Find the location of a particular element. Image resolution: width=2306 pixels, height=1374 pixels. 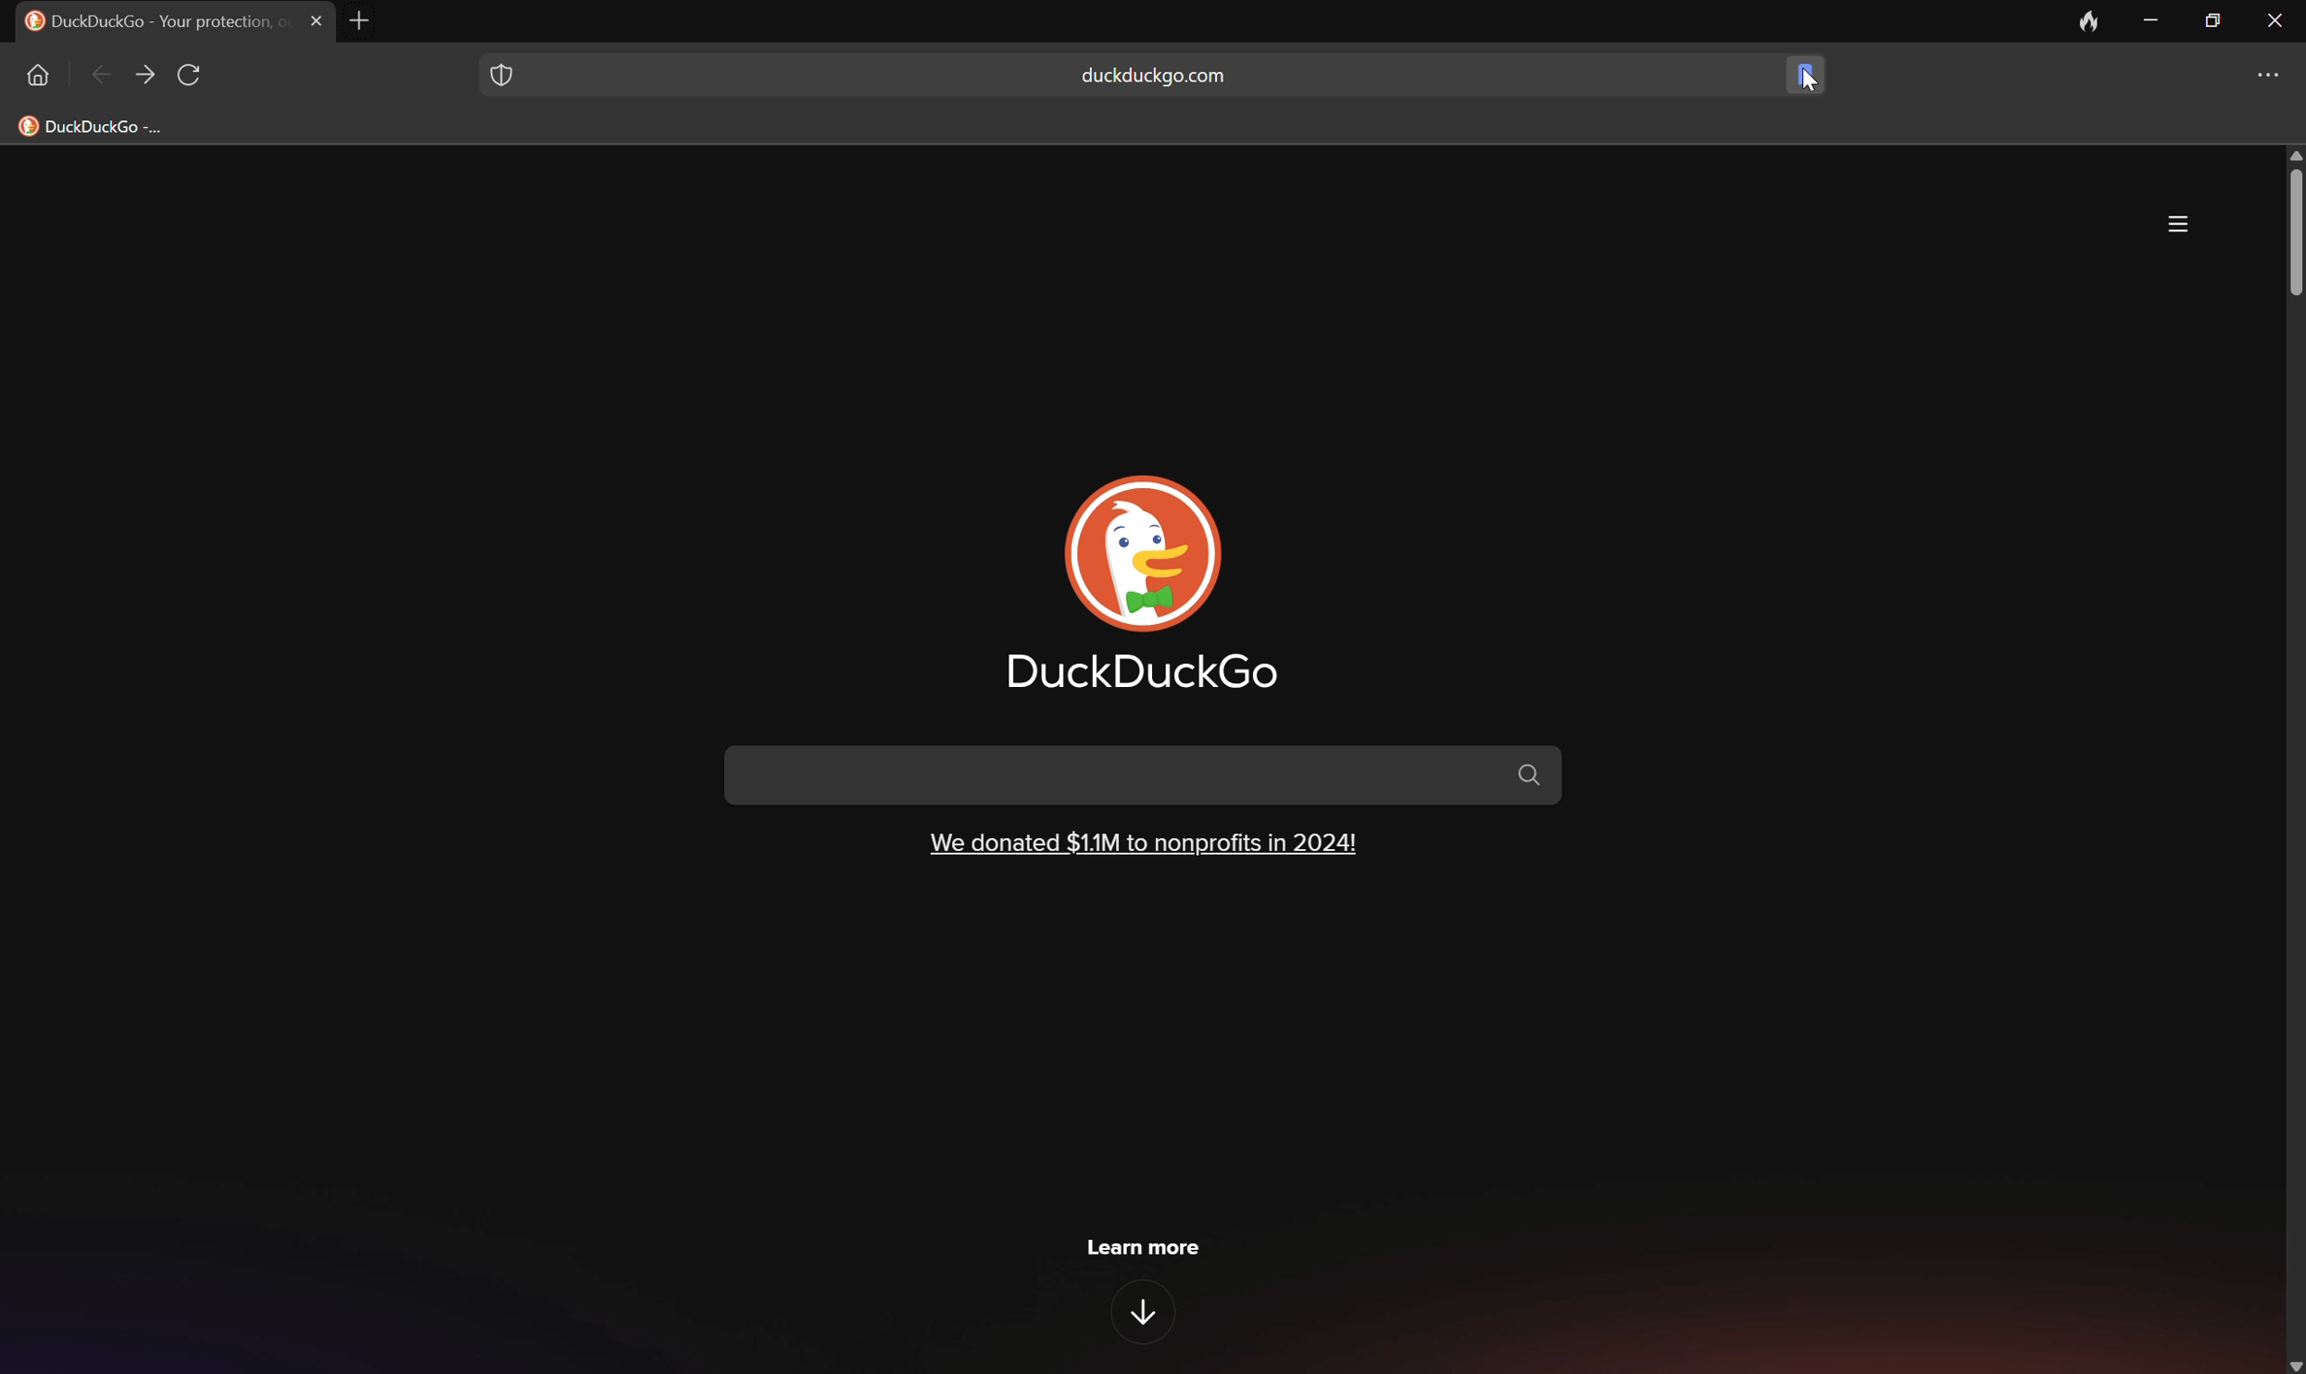

Scroll Bar is located at coordinates (2291, 231).